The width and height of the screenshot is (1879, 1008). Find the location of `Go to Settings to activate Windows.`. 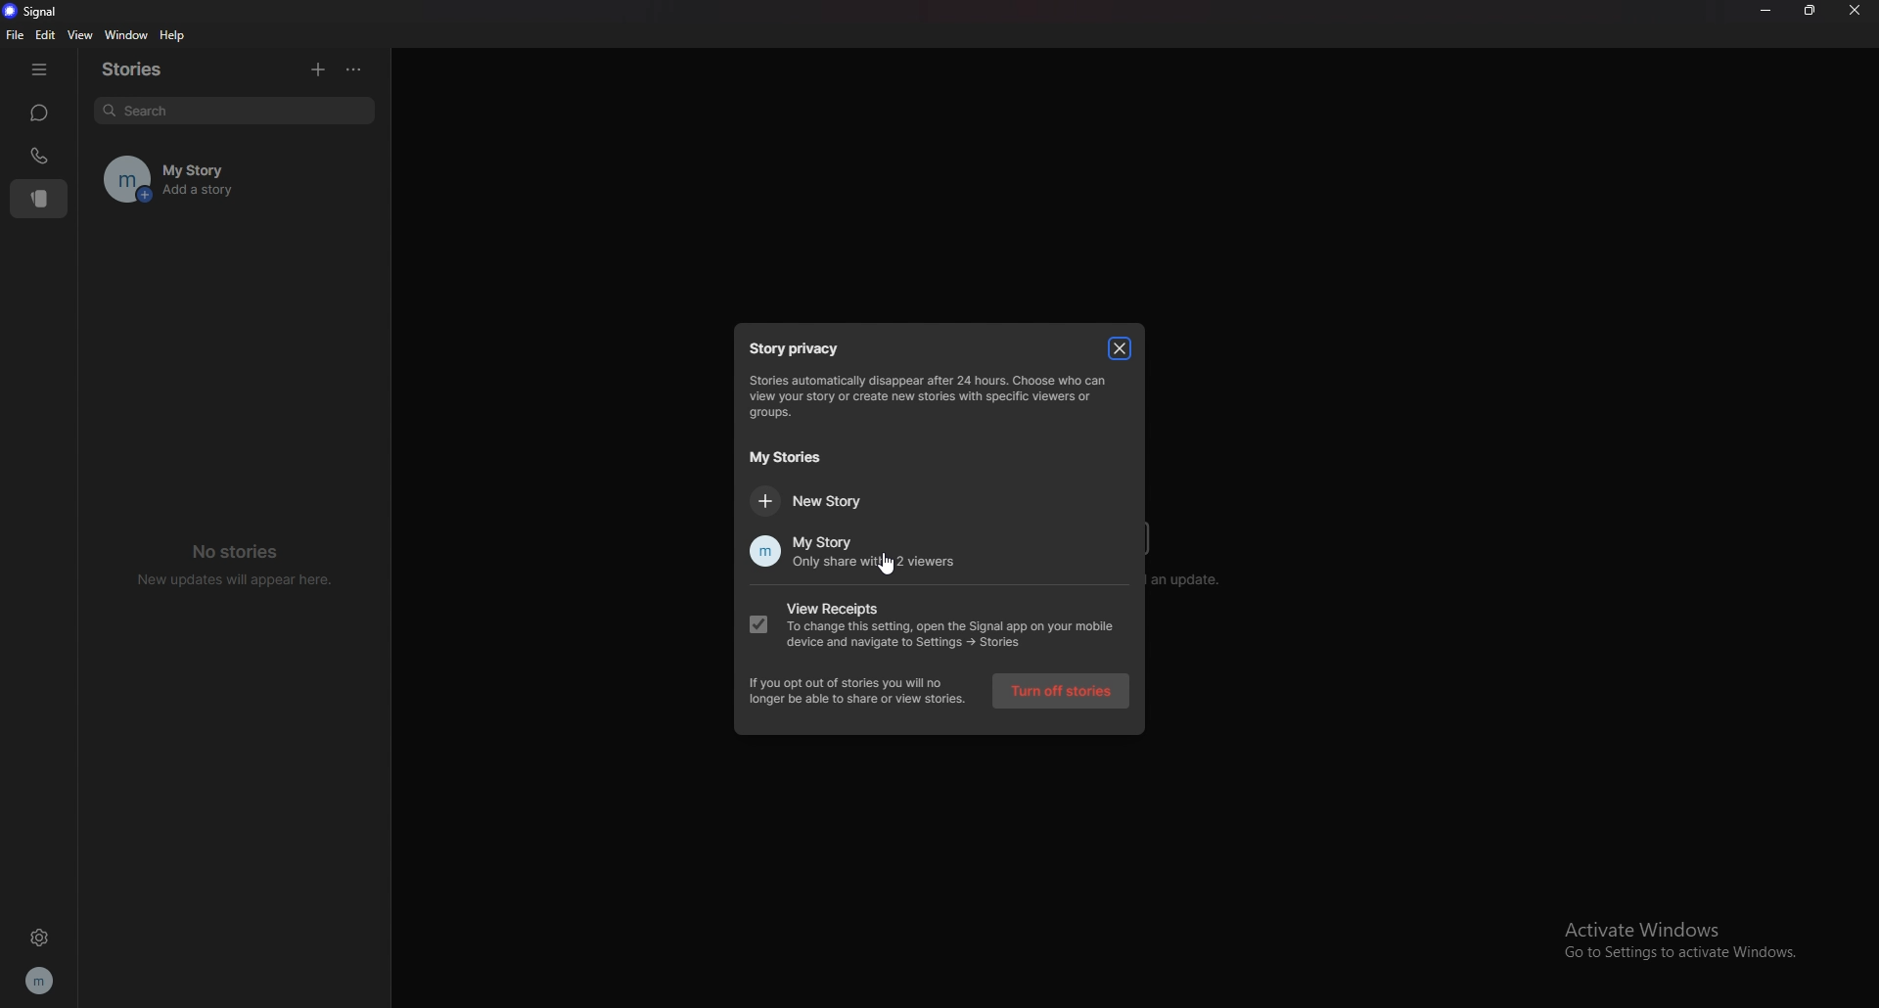

Go to Settings to activate Windows. is located at coordinates (1688, 955).